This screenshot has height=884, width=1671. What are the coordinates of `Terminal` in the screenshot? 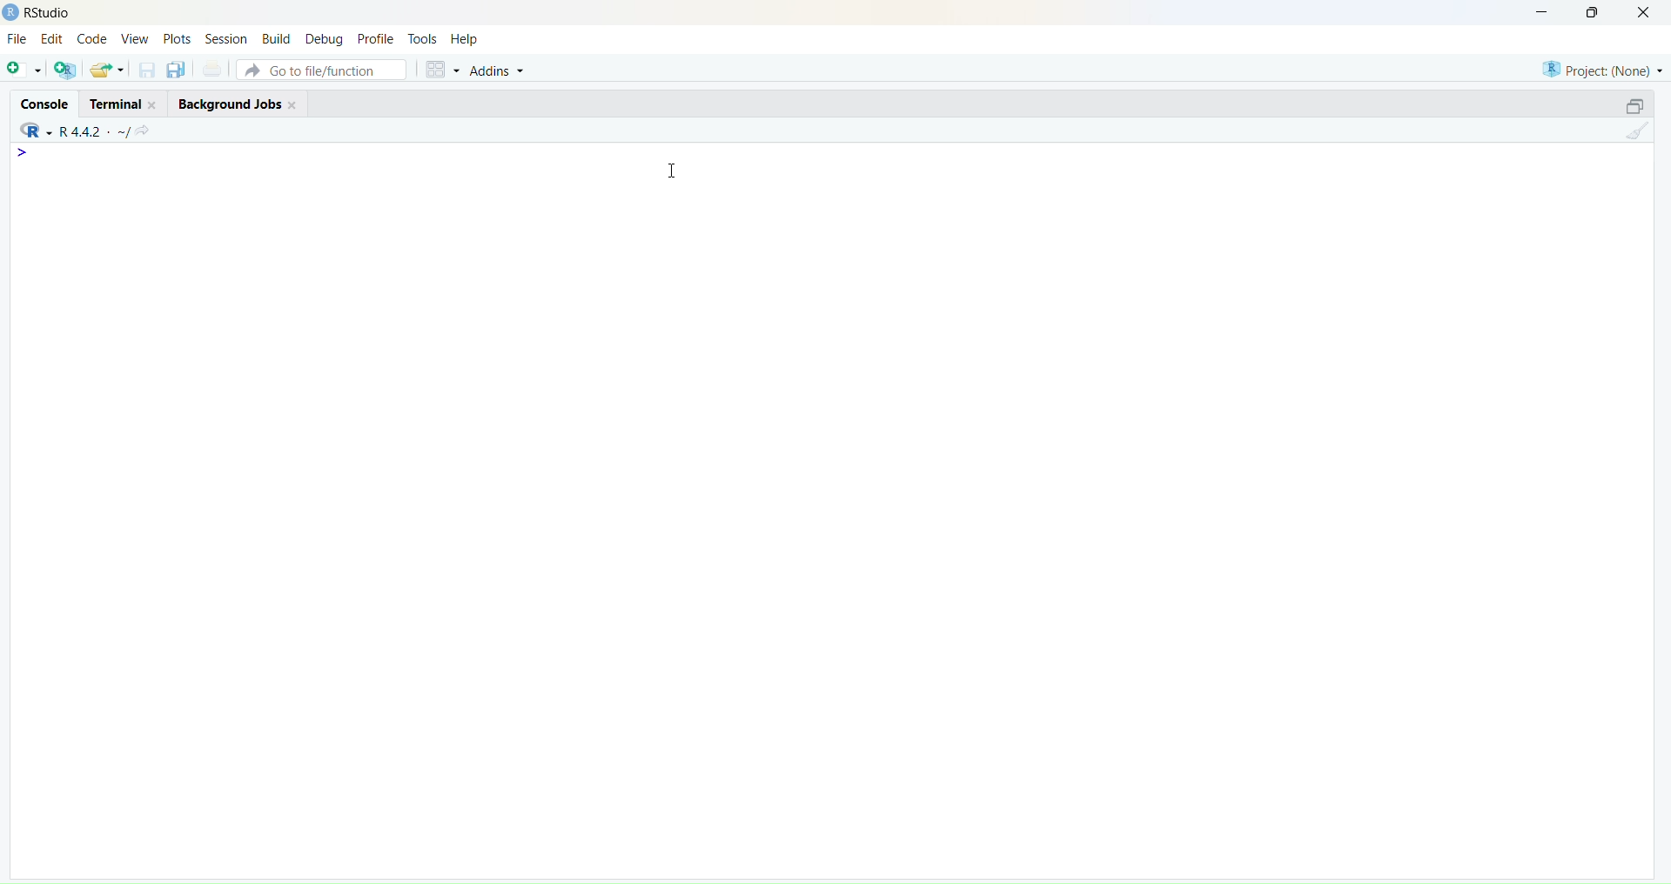 It's located at (119, 103).